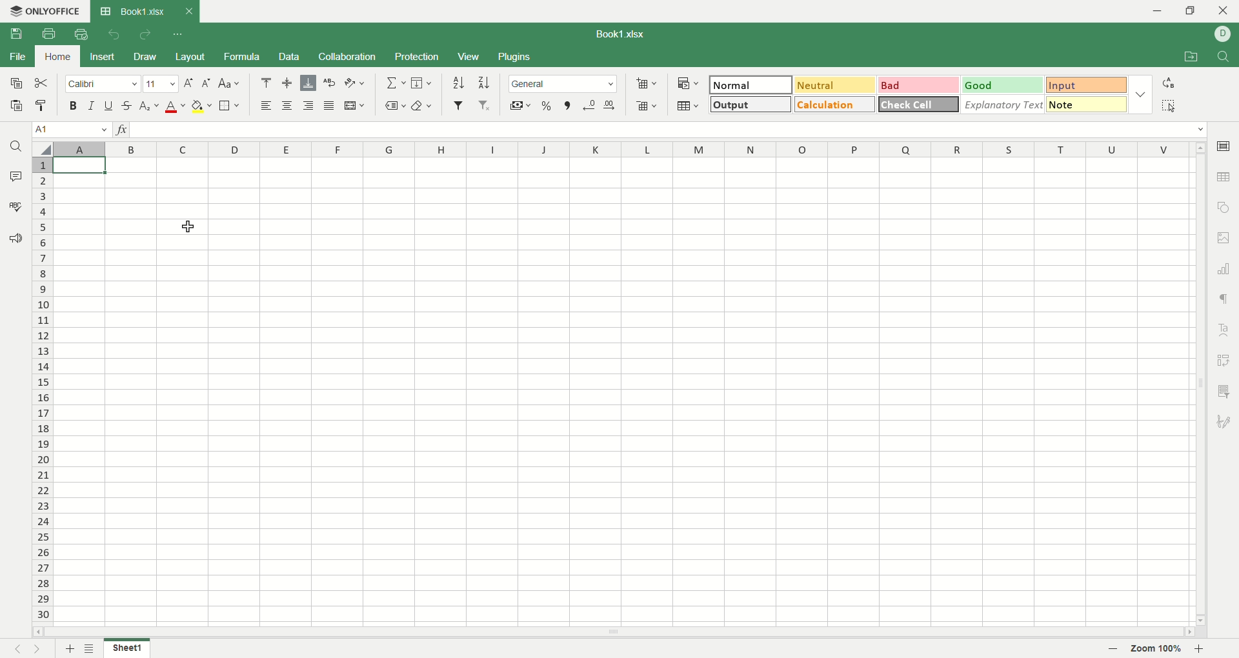 Image resolution: width=1239 pixels, height=658 pixels. What do you see at coordinates (288, 57) in the screenshot?
I see `data` at bounding box center [288, 57].